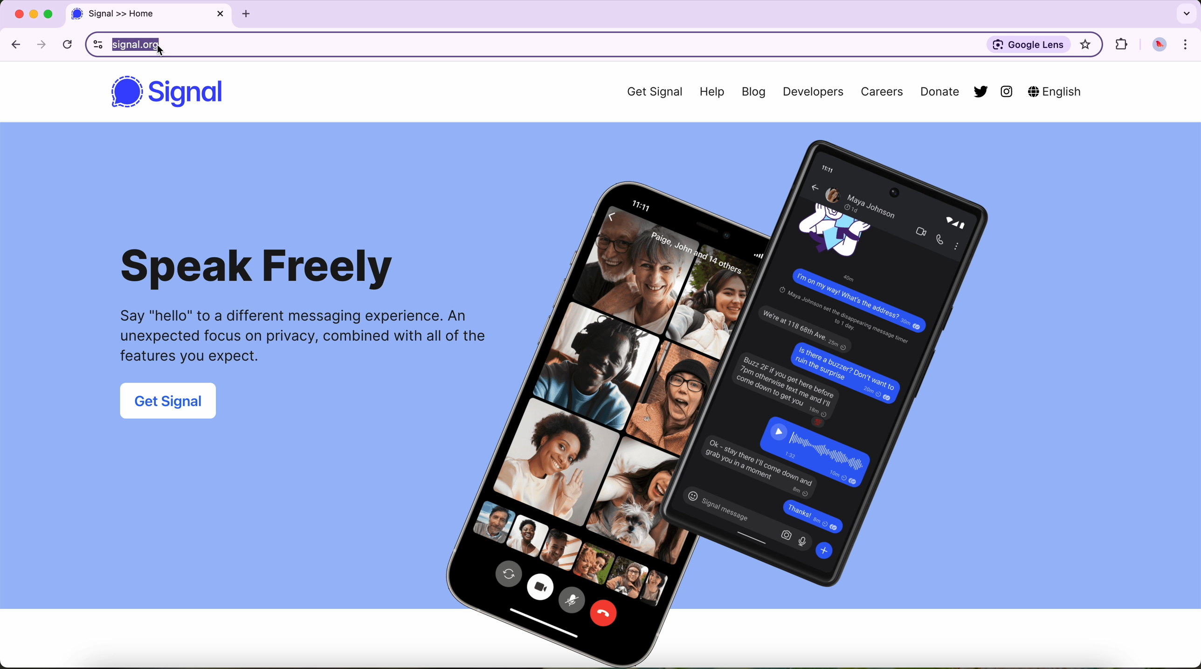 This screenshot has width=1201, height=669. What do you see at coordinates (32, 15) in the screenshot?
I see `screen buttons` at bounding box center [32, 15].